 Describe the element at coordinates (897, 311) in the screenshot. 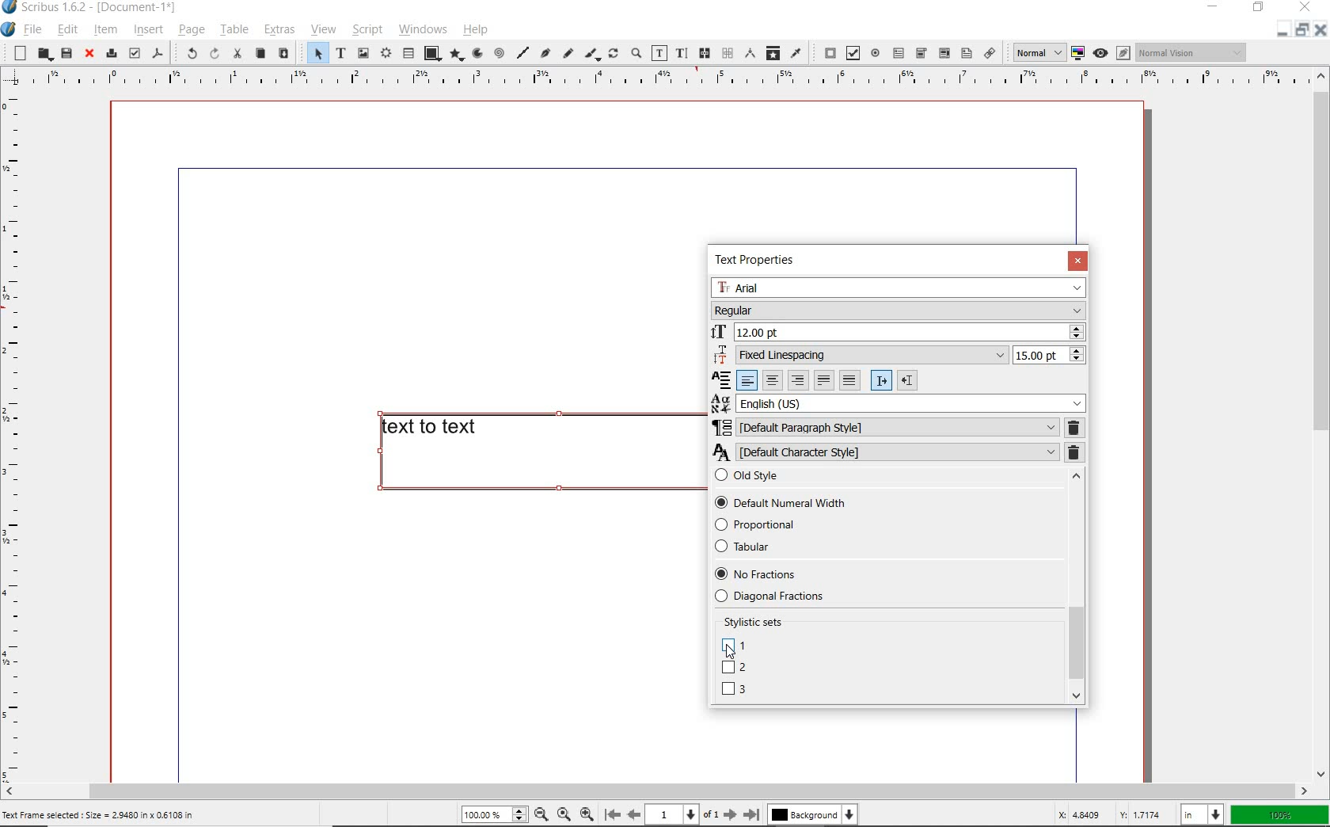

I see `Regular` at that location.